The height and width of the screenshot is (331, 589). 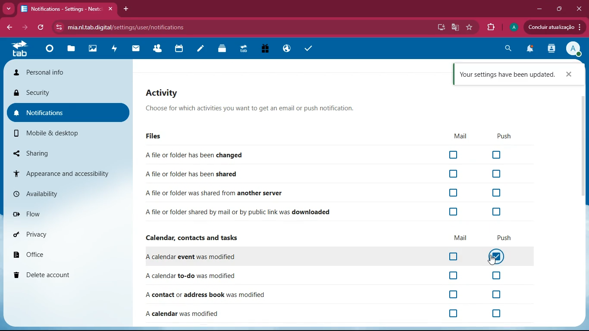 What do you see at coordinates (67, 8) in the screenshot?
I see `Notifications - Settings - Nextcloud` at bounding box center [67, 8].